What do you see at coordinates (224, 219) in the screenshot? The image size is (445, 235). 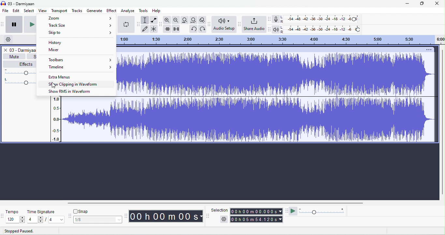 I see `selection options` at bounding box center [224, 219].